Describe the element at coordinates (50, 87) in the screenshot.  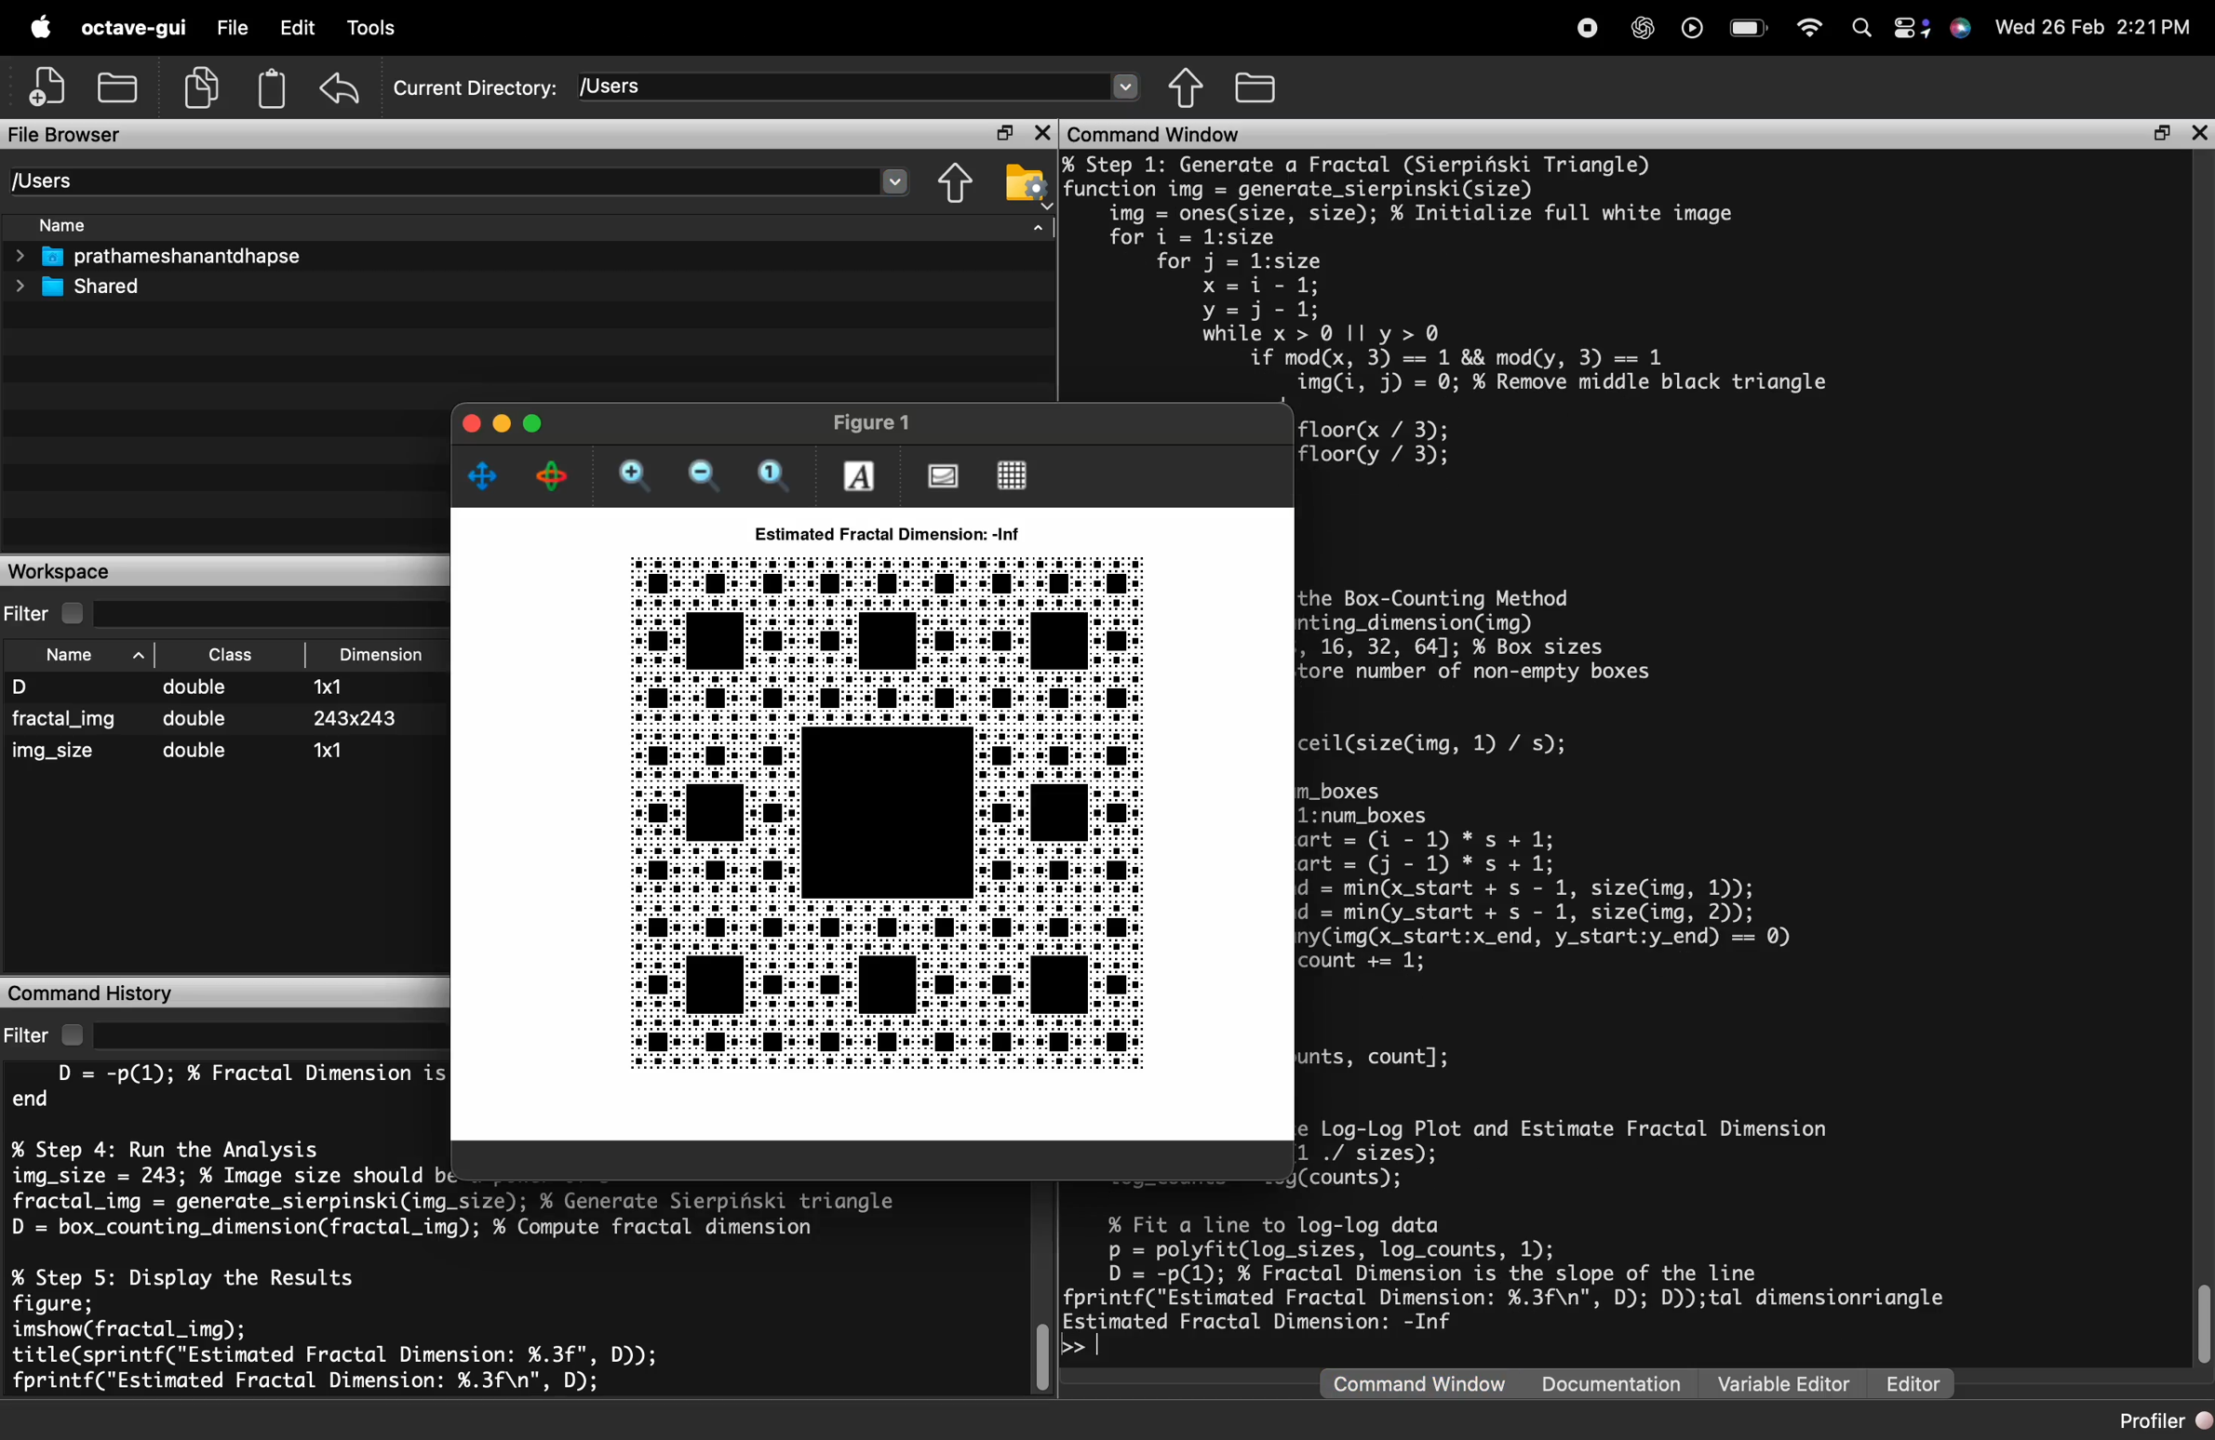
I see `add` at that location.